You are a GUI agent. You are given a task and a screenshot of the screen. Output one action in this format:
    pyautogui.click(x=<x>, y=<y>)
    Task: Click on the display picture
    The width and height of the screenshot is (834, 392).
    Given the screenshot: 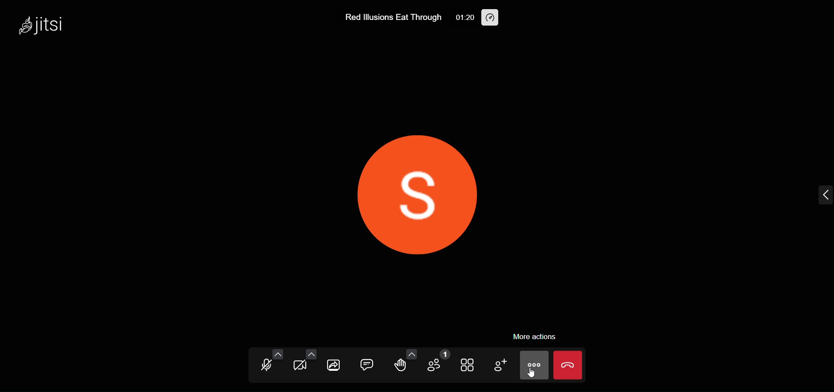 What is the action you would take?
    pyautogui.click(x=416, y=193)
    